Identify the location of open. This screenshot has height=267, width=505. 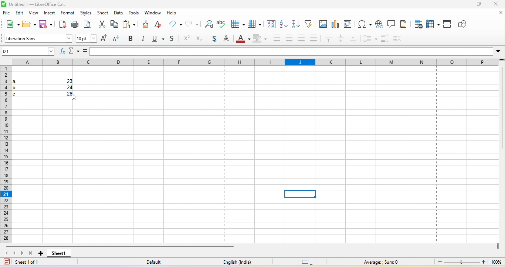
(28, 25).